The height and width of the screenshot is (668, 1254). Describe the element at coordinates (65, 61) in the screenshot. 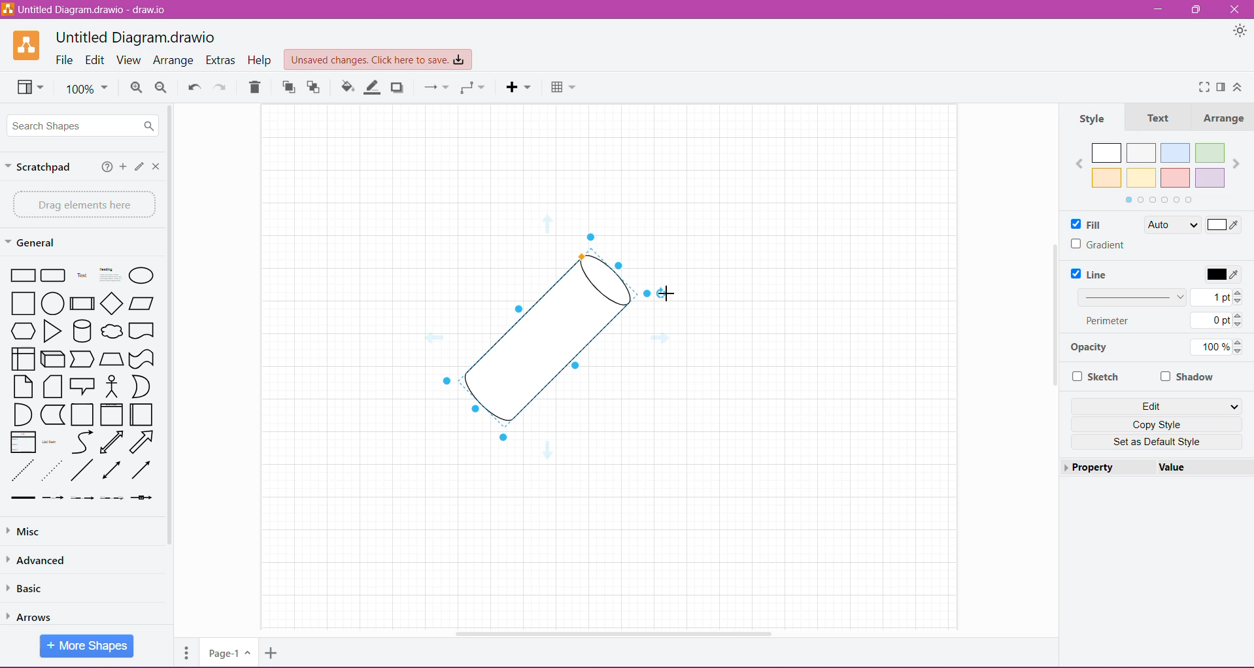

I see `File` at that location.